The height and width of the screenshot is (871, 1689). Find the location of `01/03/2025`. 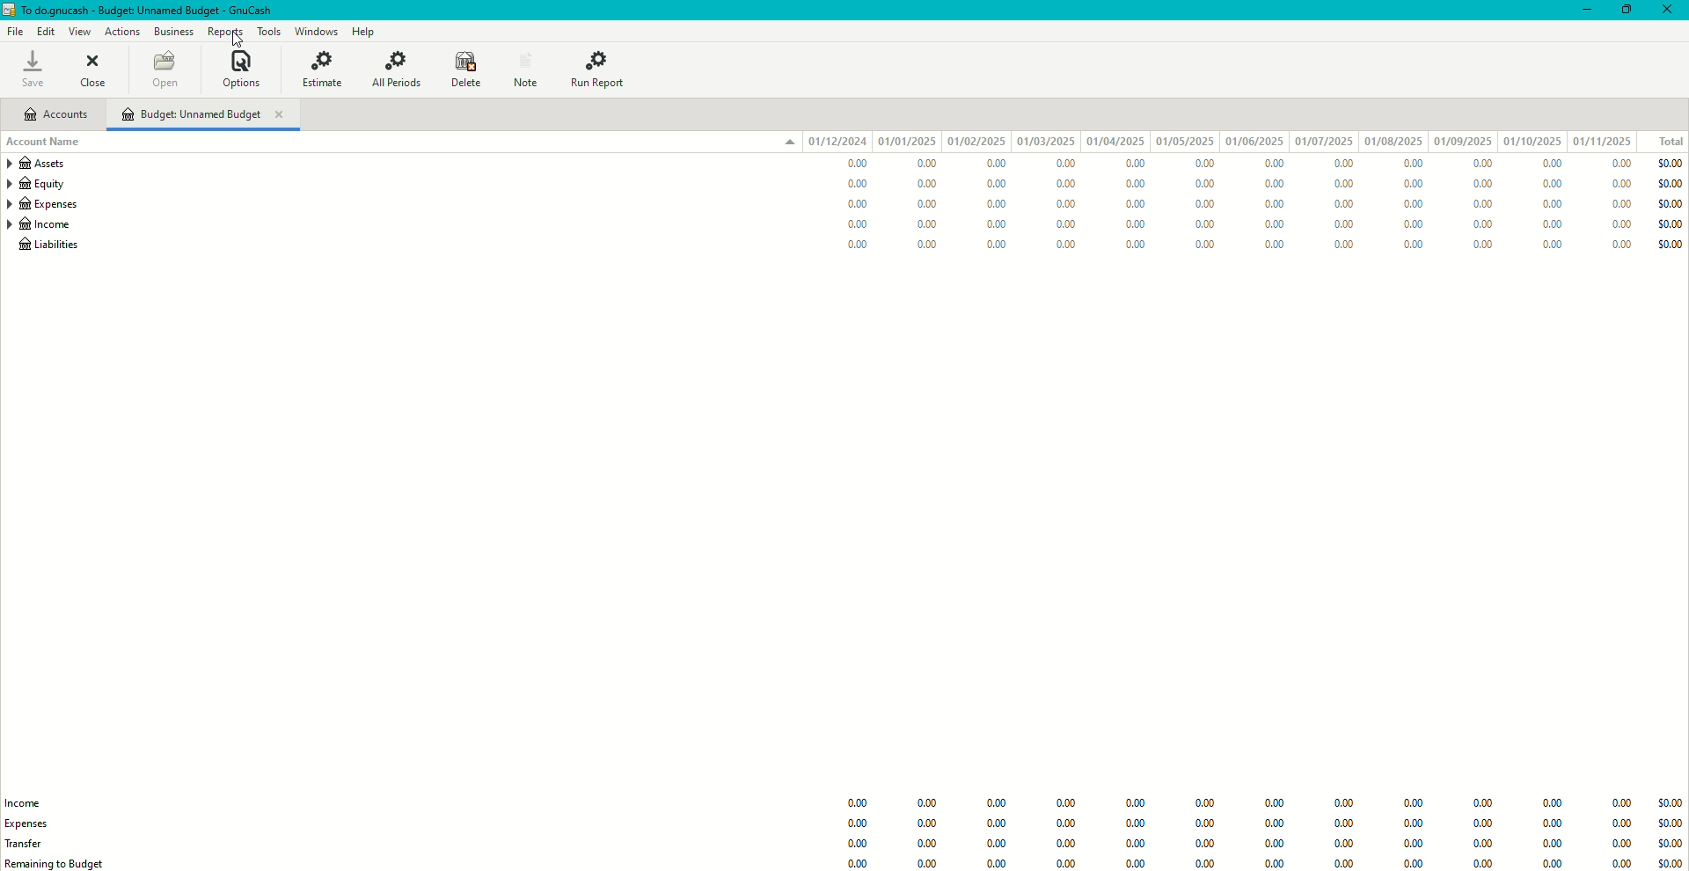

01/03/2025 is located at coordinates (1045, 141).